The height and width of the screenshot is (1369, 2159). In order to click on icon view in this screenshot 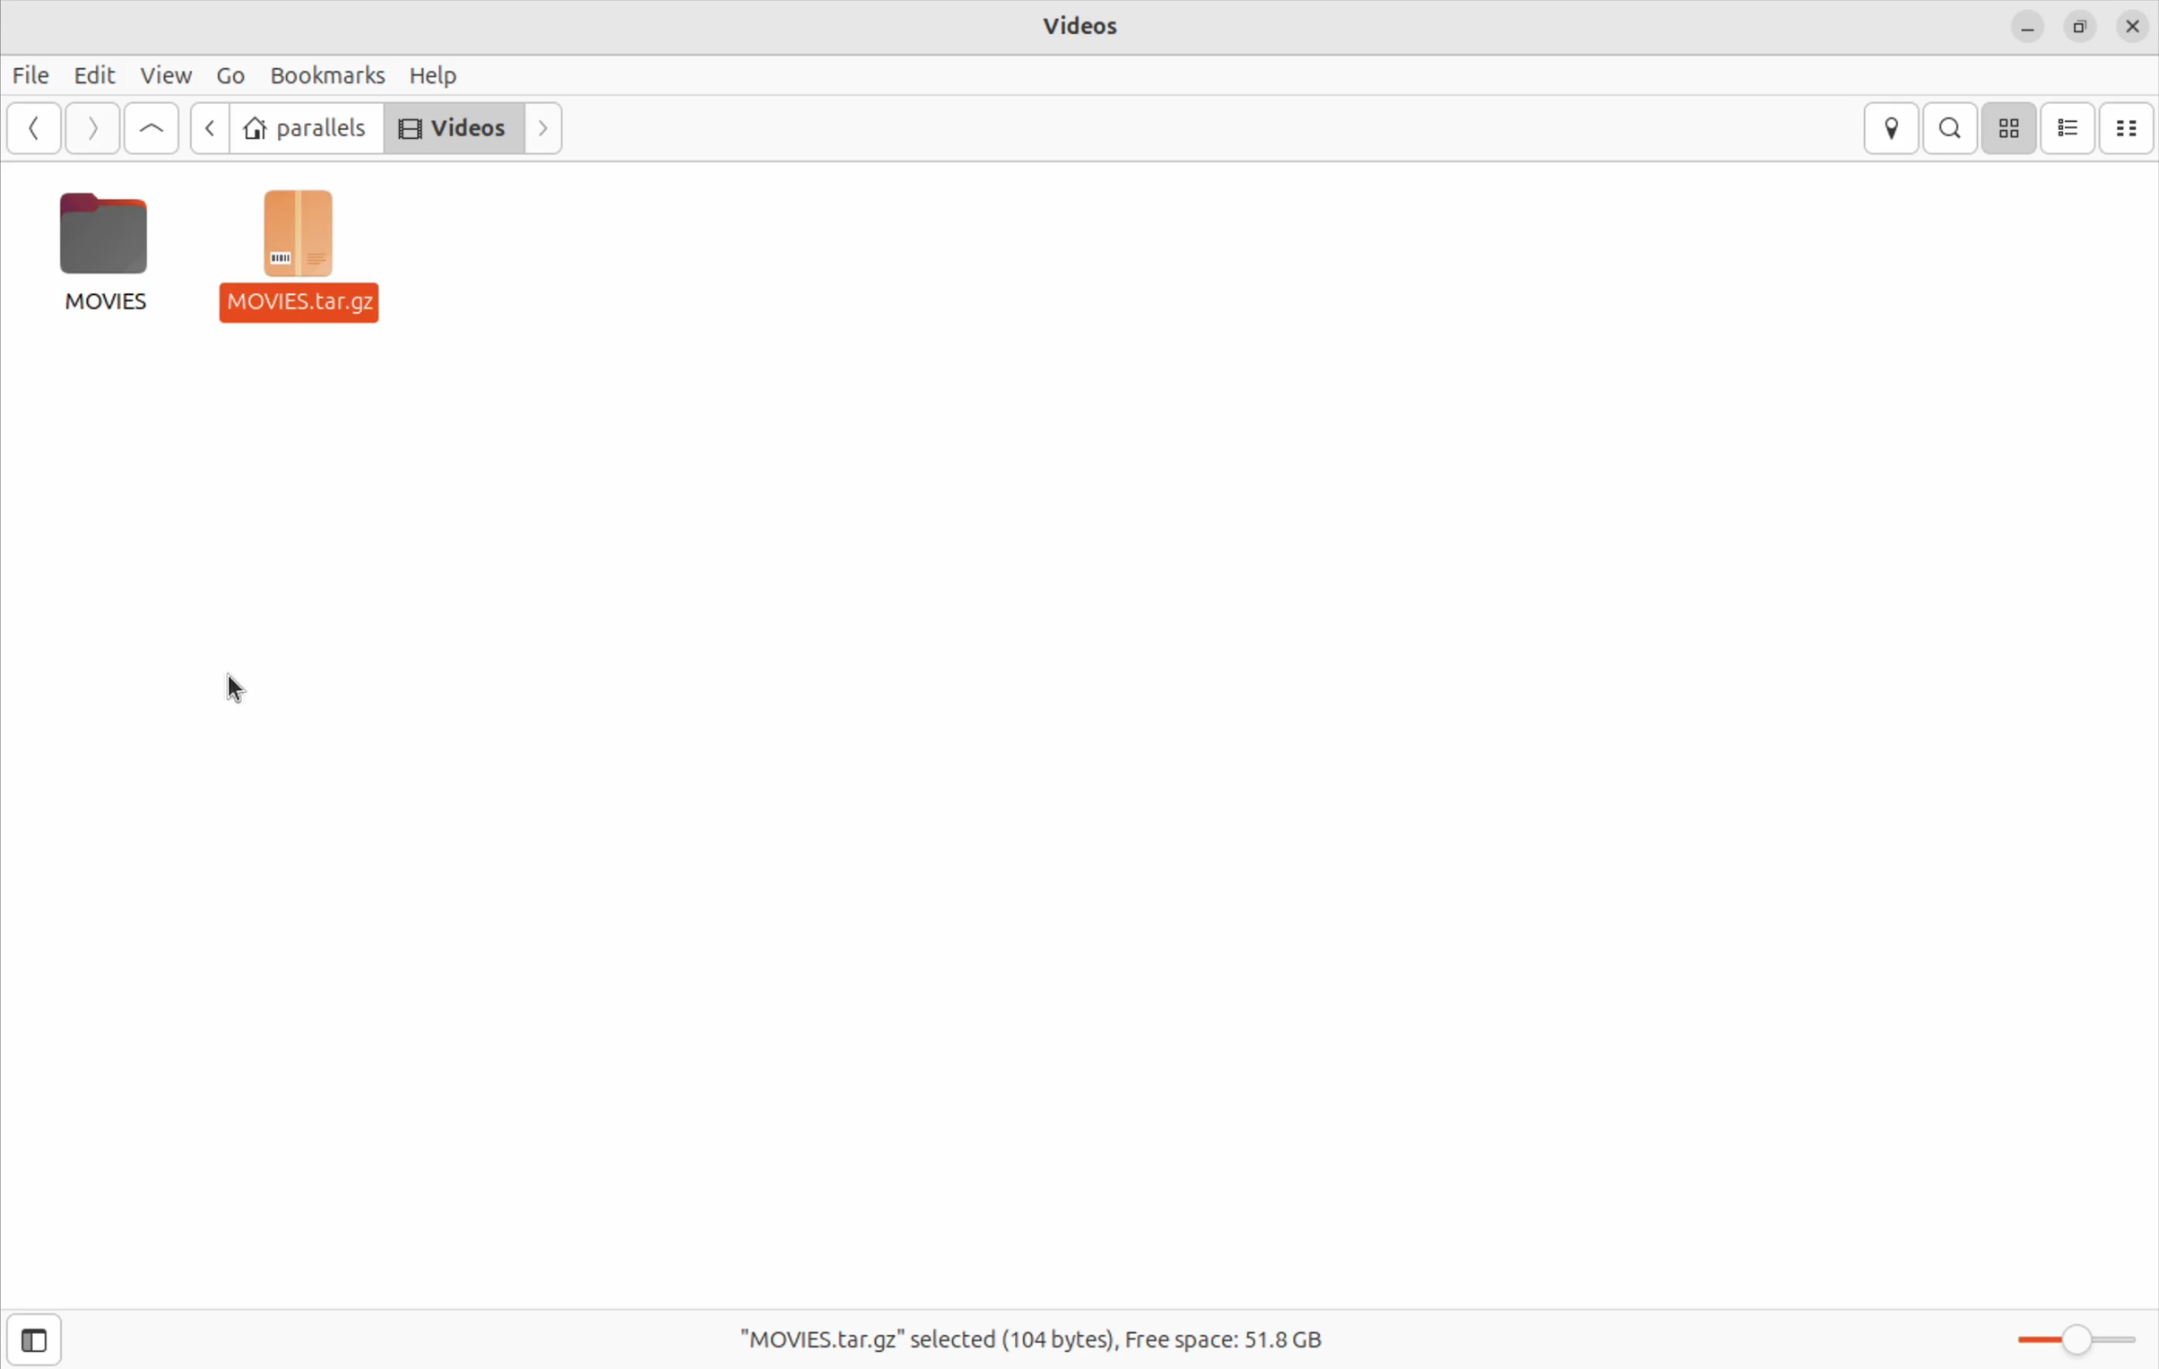, I will do `click(2011, 128)`.